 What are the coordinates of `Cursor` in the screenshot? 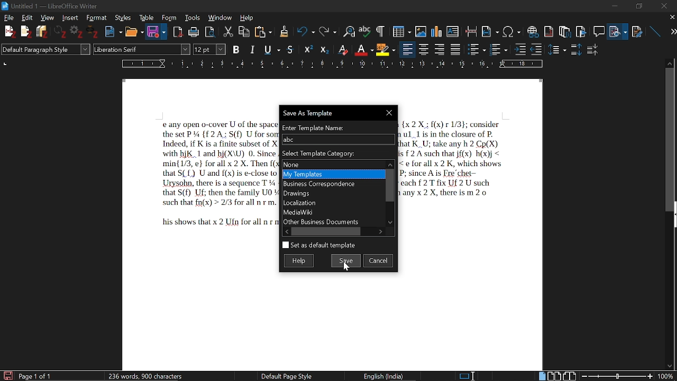 It's located at (348, 266).